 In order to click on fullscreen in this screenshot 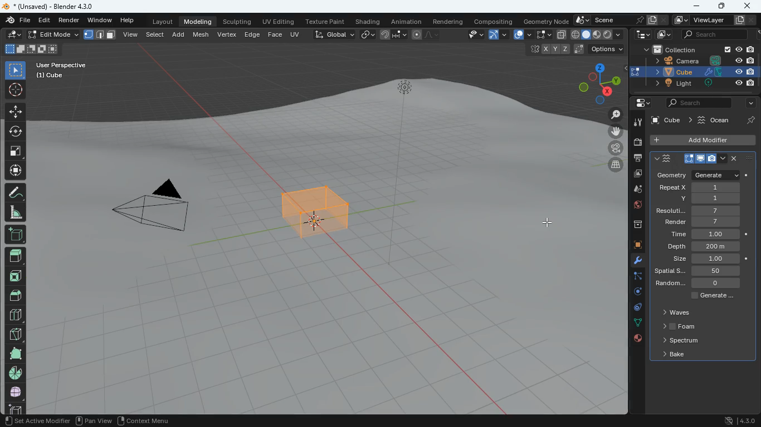, I will do `click(16, 150)`.